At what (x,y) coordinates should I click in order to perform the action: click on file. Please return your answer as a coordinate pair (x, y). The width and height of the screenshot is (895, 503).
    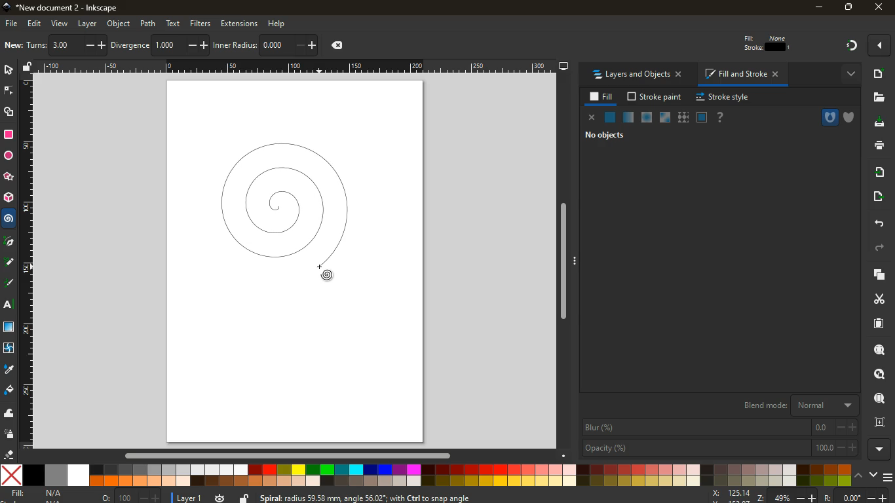
    Looking at the image, I should click on (878, 98).